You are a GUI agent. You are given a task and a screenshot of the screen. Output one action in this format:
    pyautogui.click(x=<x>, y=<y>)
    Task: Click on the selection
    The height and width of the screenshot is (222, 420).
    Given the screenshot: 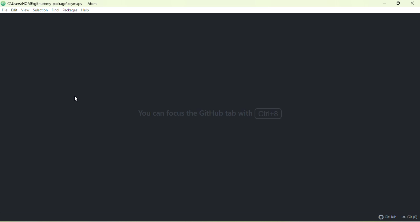 What is the action you would take?
    pyautogui.click(x=40, y=10)
    